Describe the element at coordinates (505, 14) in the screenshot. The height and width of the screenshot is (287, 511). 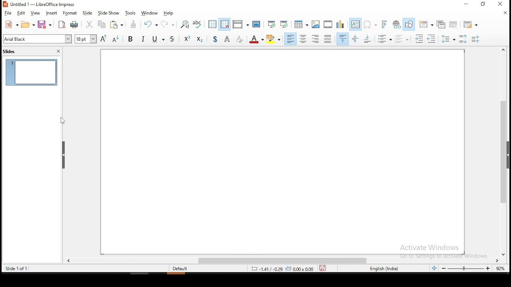
I see `close` at that location.